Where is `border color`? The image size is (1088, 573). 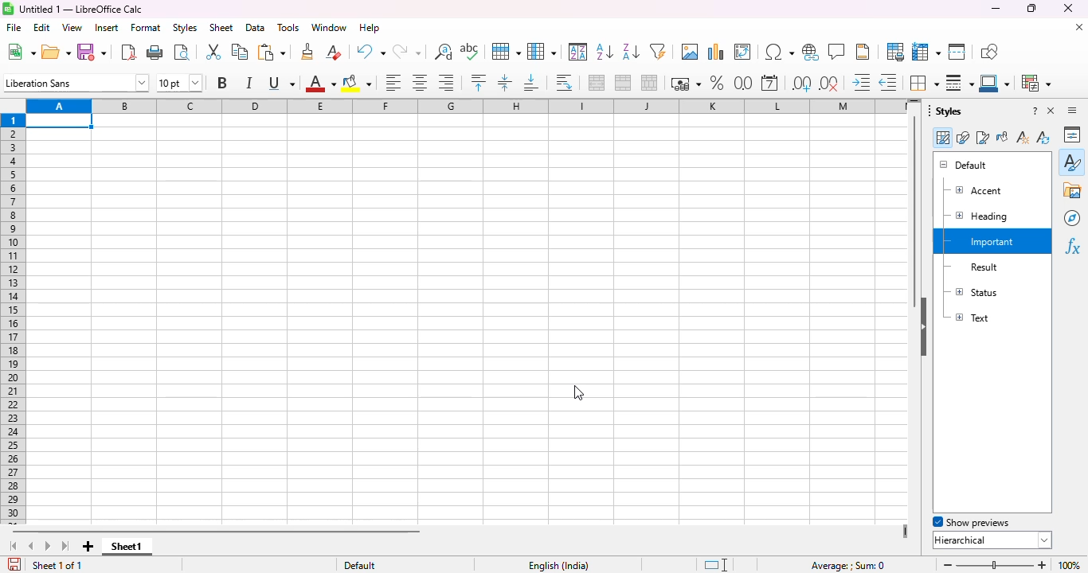
border color is located at coordinates (996, 83).